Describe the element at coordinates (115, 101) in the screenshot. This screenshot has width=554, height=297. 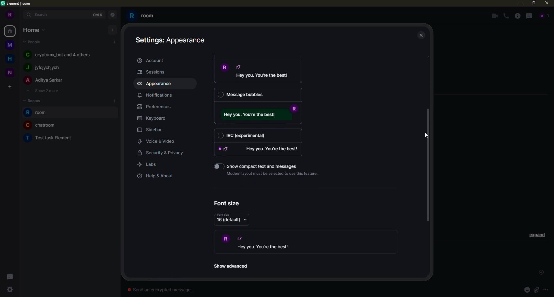
I see `add` at that location.